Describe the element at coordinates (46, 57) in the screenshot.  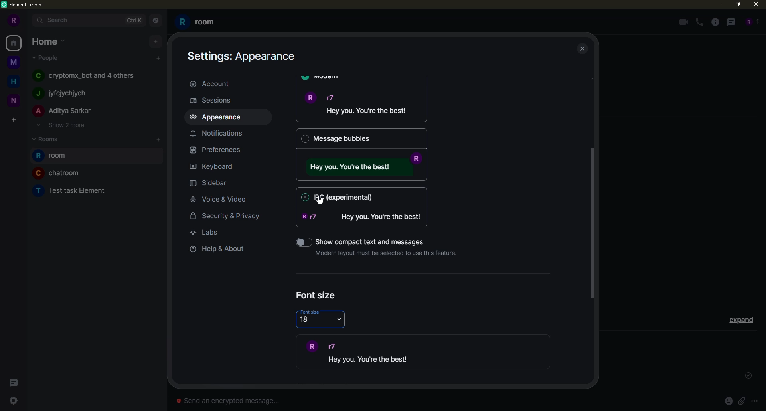
I see `people` at that location.